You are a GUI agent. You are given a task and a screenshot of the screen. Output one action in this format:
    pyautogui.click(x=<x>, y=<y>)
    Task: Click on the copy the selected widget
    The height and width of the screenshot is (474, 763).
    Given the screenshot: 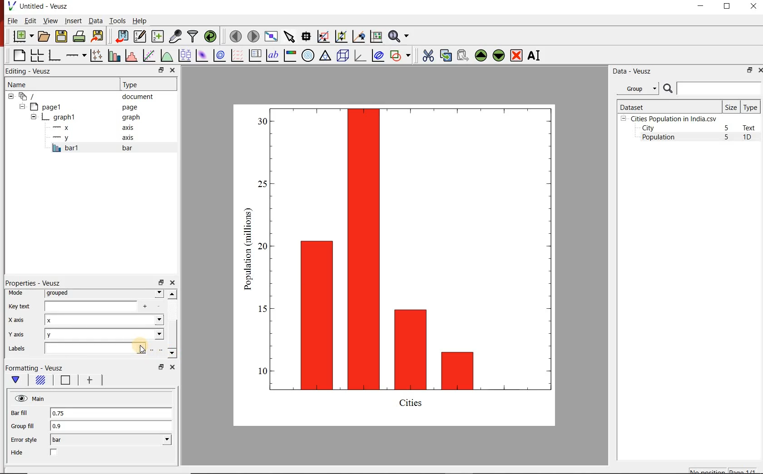 What is the action you would take?
    pyautogui.click(x=445, y=54)
    